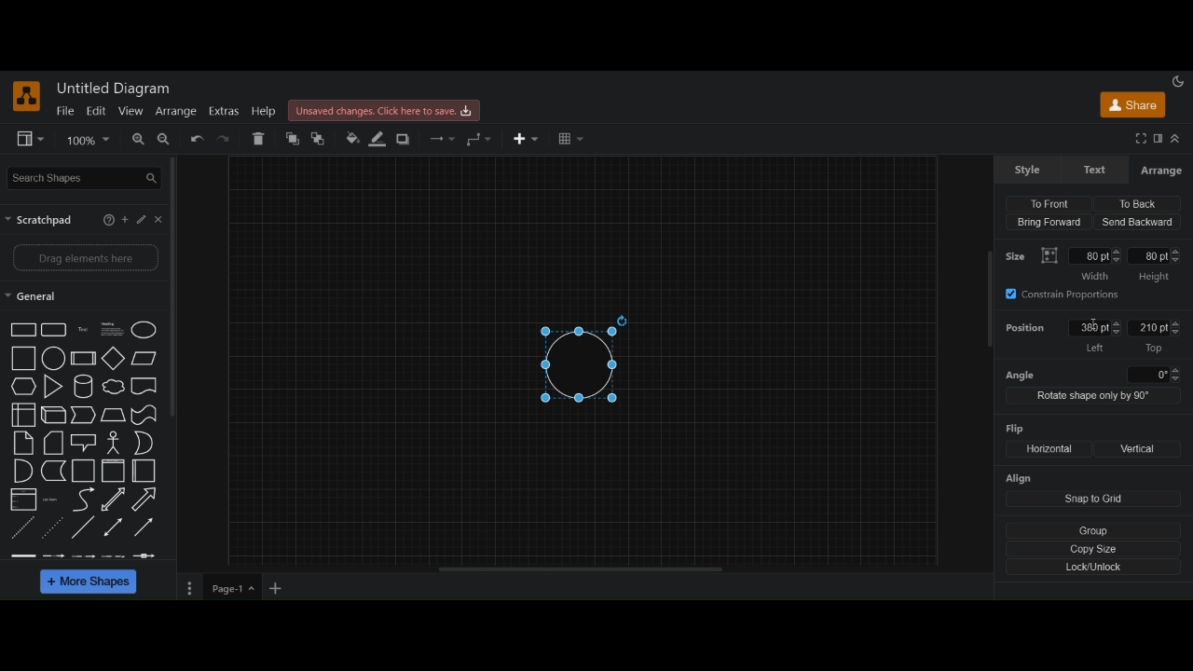  I want to click on horizontall scroll bar, so click(583, 569).